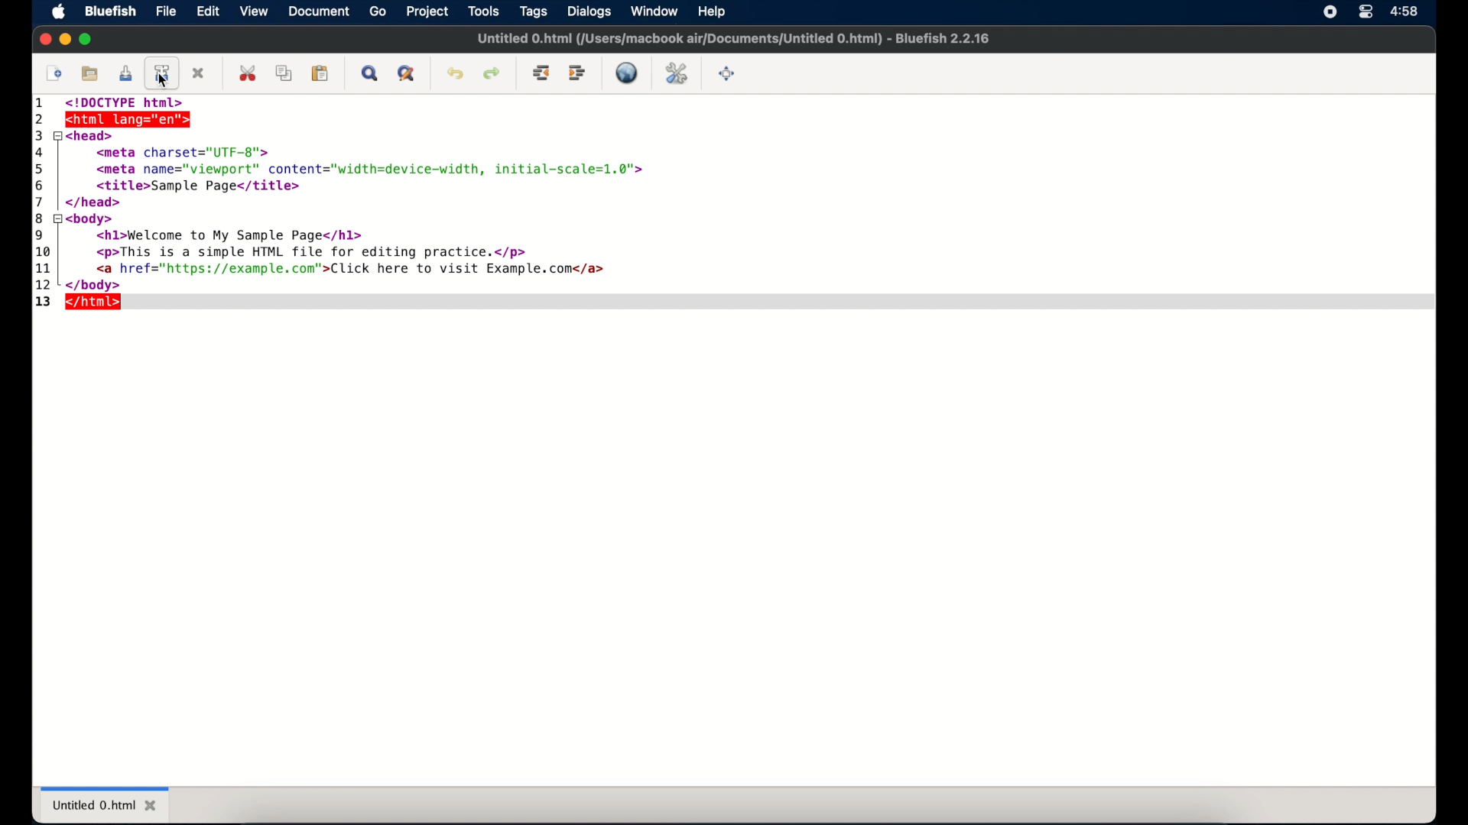  What do you see at coordinates (249, 73) in the screenshot?
I see `cut` at bounding box center [249, 73].